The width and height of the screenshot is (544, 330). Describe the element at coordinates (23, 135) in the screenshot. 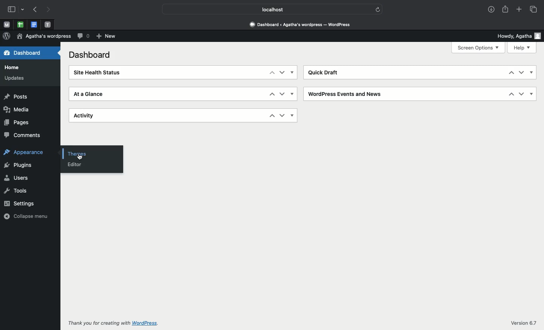

I see `Comments` at that location.